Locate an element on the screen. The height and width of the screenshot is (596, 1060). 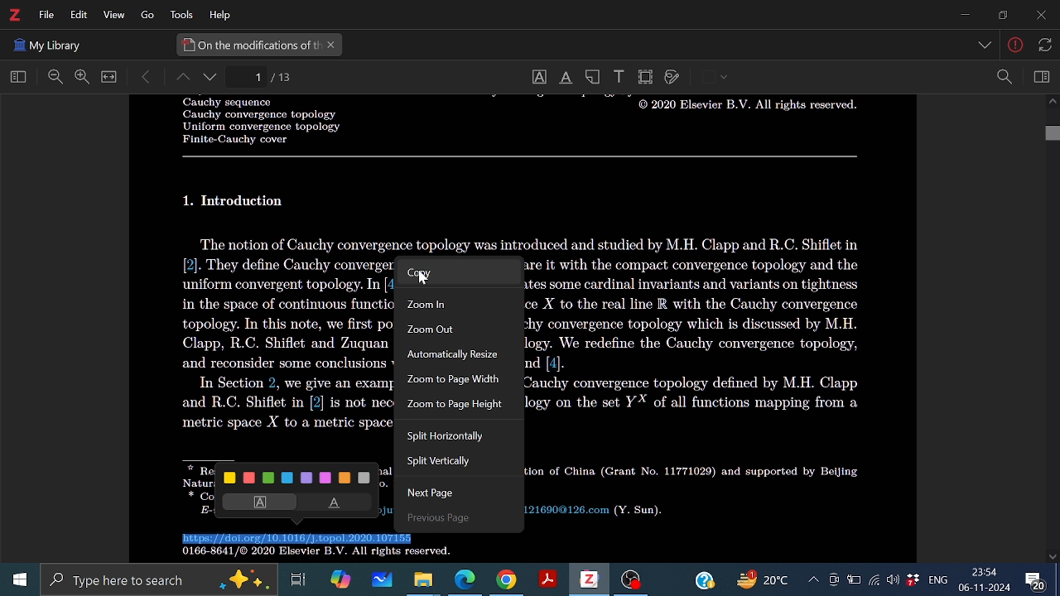
Vertical scrollbar is located at coordinates (1052, 135).